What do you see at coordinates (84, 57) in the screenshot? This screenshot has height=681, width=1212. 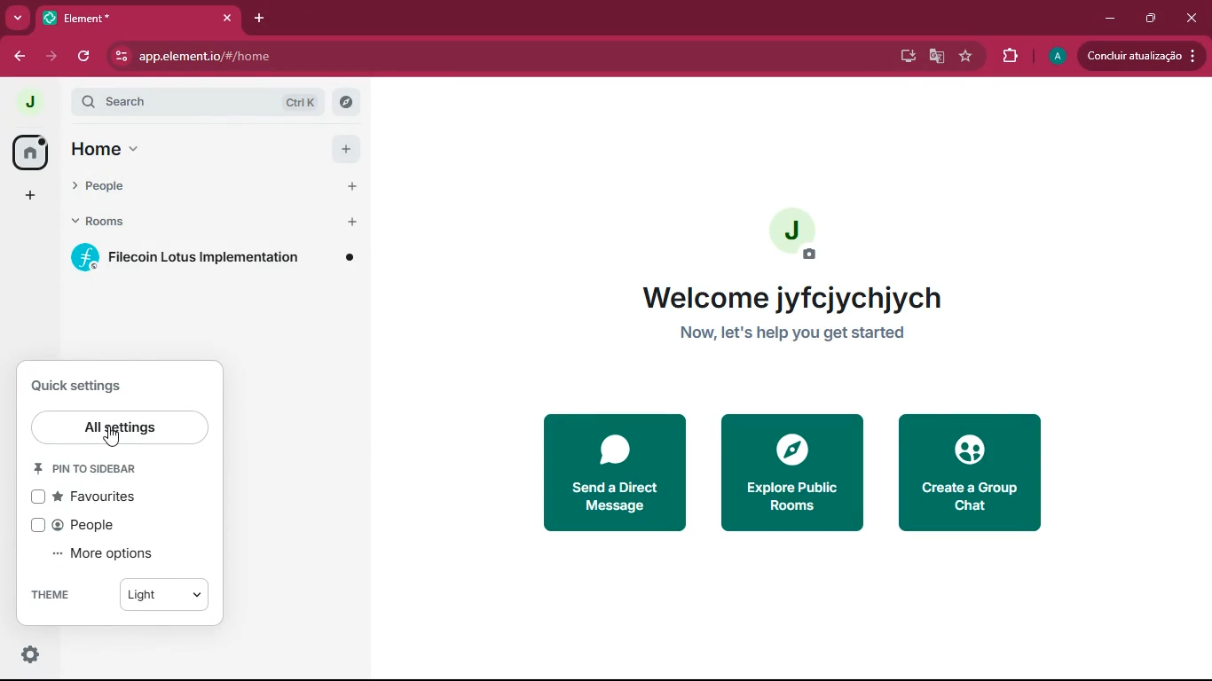 I see `refresh` at bounding box center [84, 57].